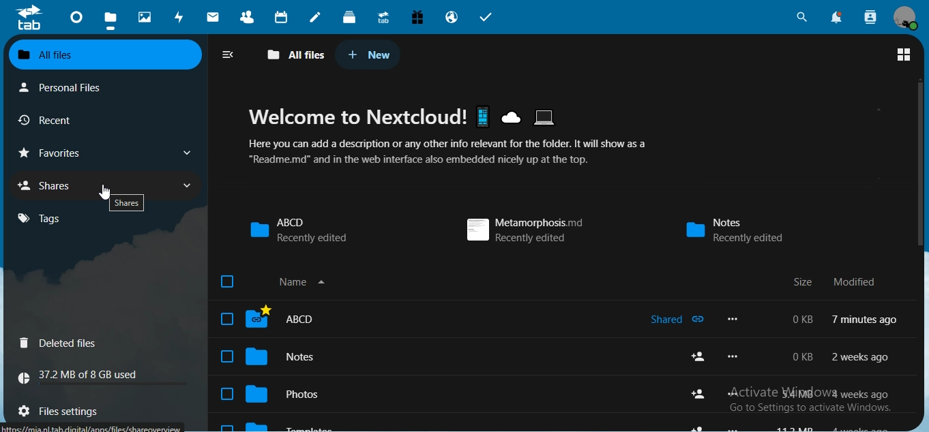  What do you see at coordinates (733, 319) in the screenshot?
I see `more optons` at bounding box center [733, 319].